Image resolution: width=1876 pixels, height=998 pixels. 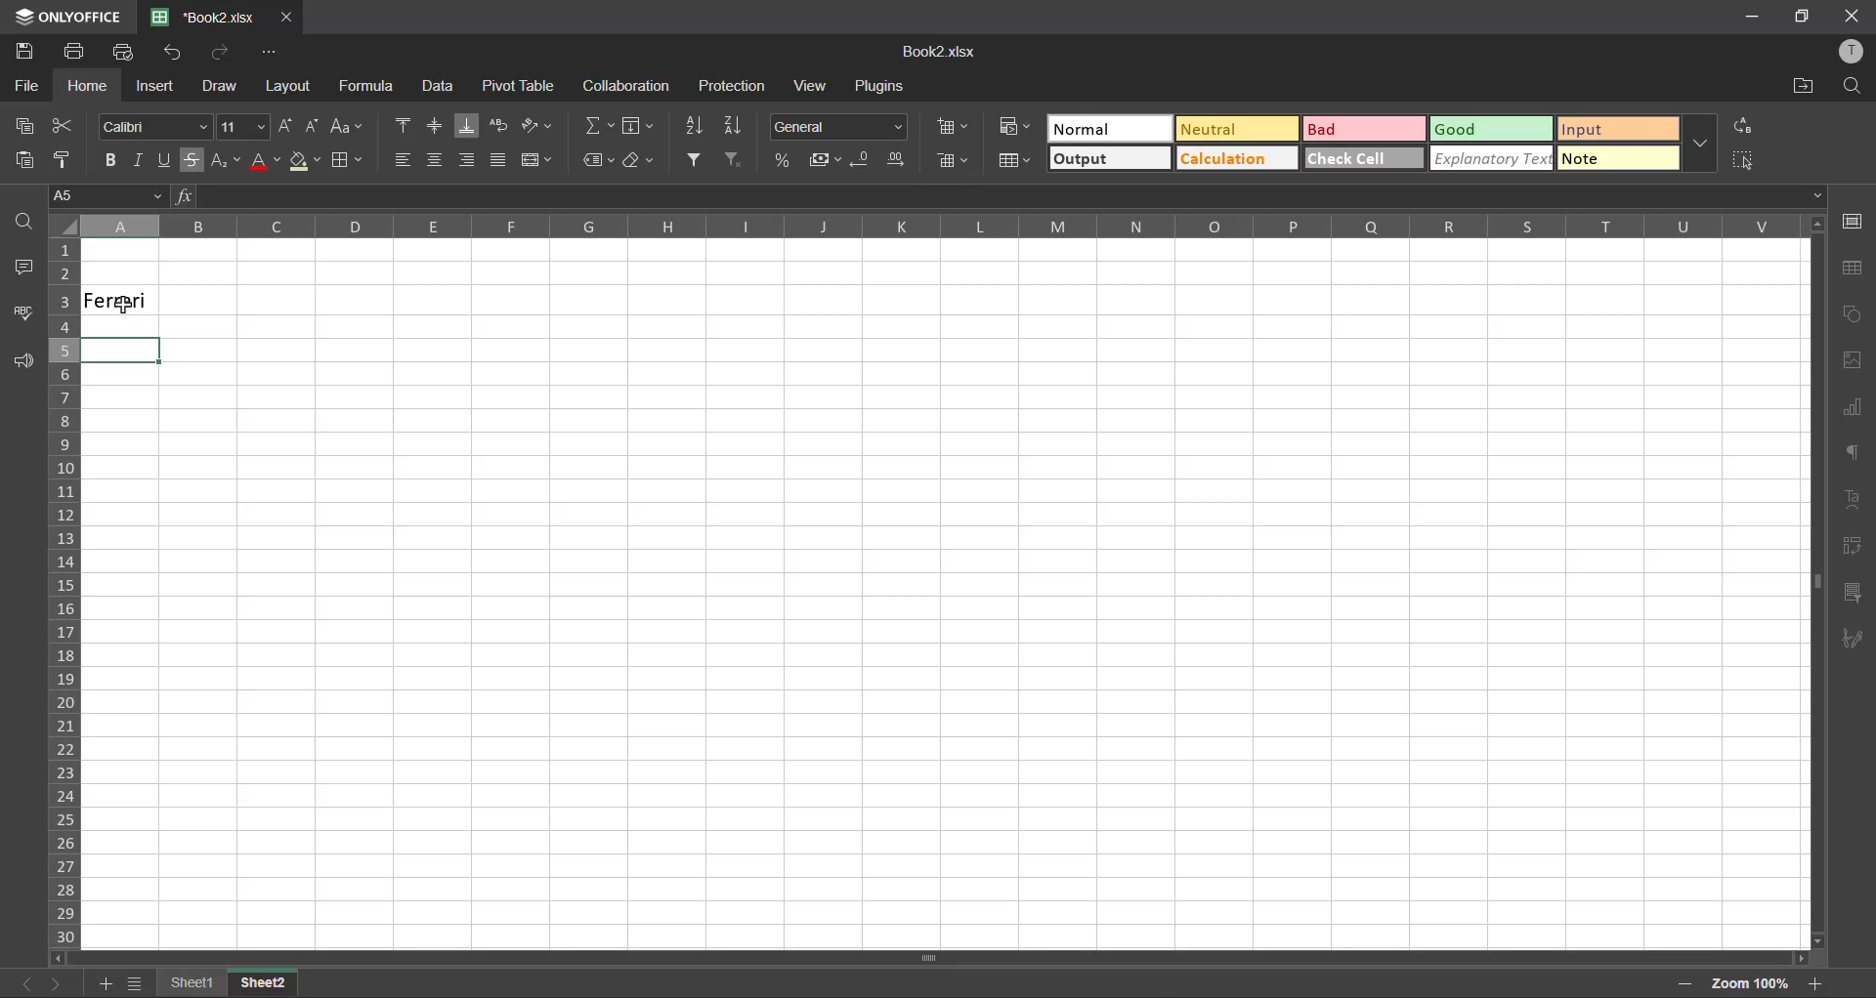 I want to click on formula, so click(x=369, y=89).